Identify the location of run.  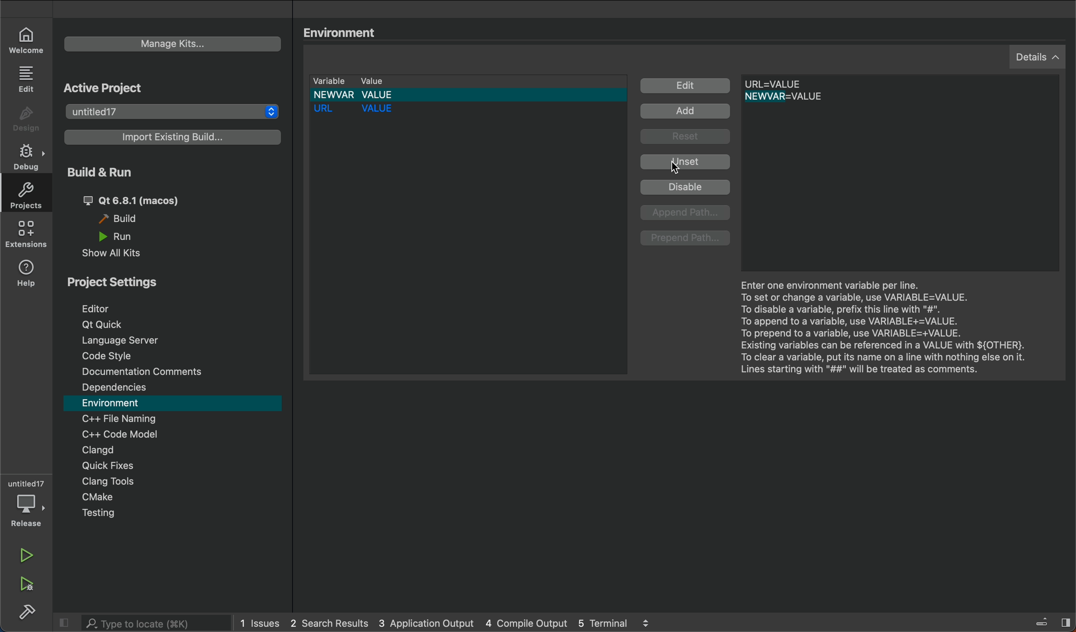
(120, 237).